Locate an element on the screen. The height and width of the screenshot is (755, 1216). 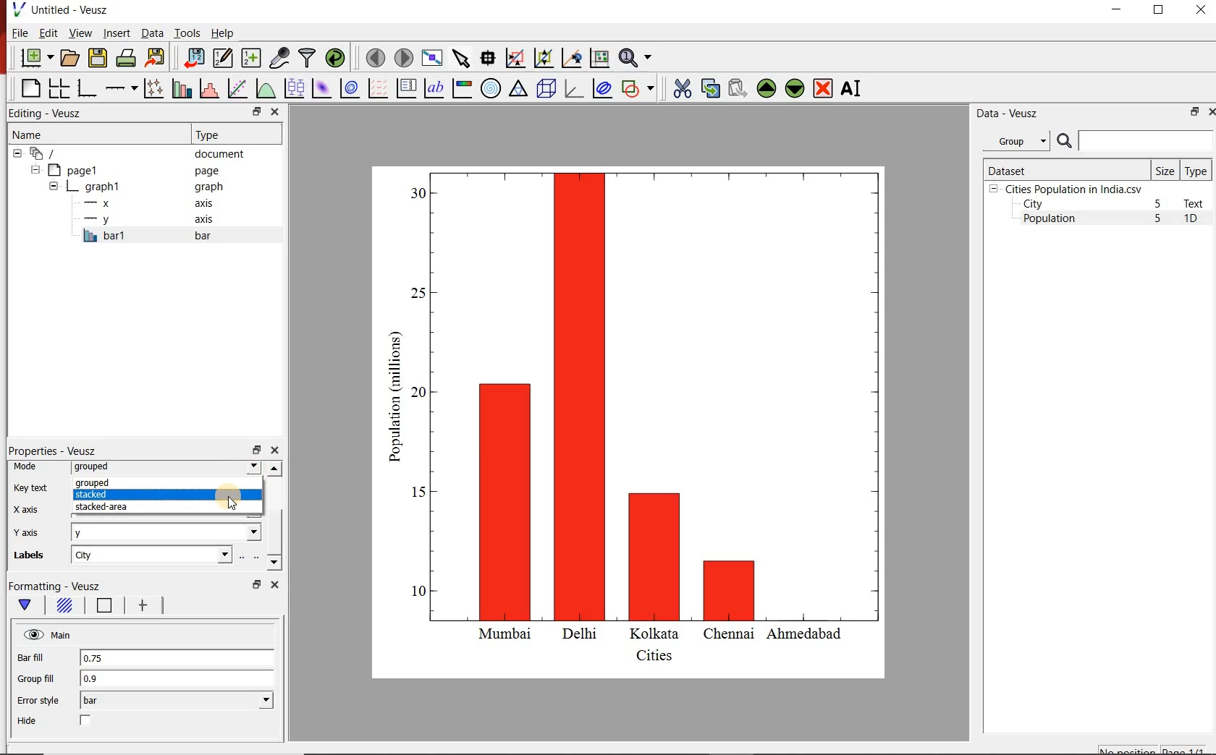
arrange graphs in a grid is located at coordinates (59, 88).